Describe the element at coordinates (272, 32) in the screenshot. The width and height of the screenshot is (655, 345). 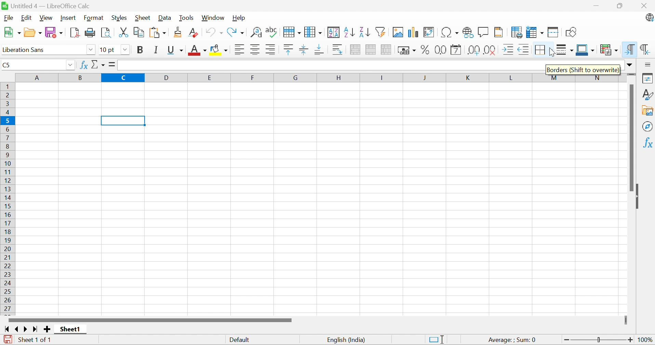
I see `Spelling` at that location.